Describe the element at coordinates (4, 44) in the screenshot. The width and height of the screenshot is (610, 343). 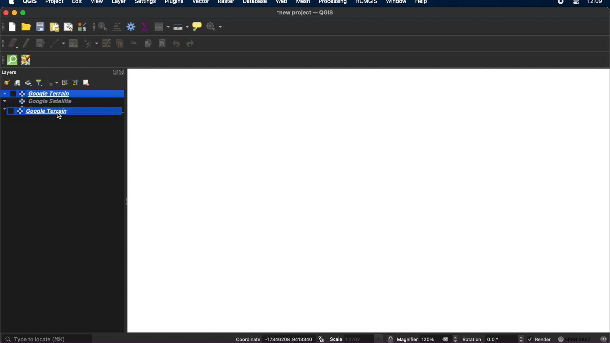
I see `digitizing toolbar` at that location.